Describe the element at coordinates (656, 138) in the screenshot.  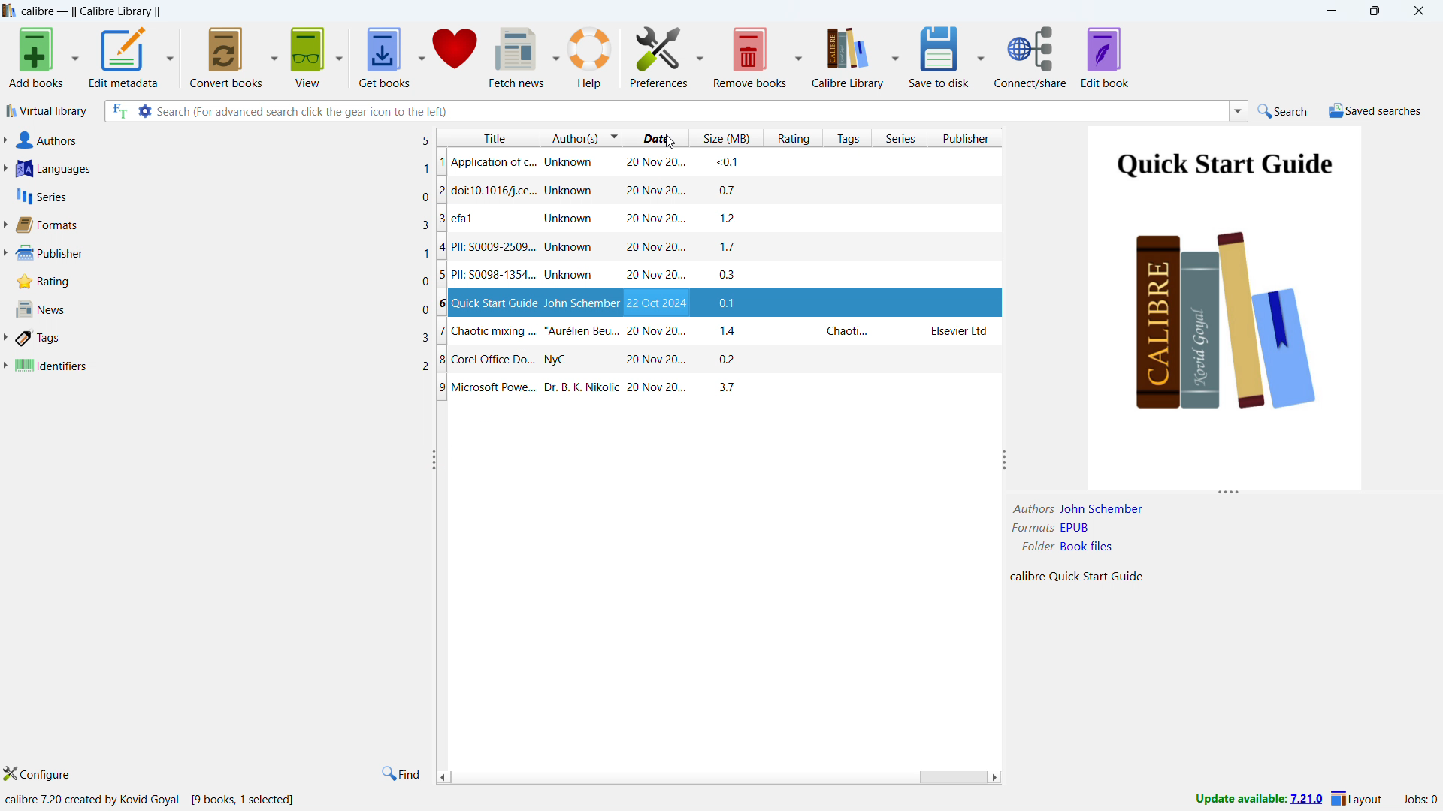
I see `date` at that location.